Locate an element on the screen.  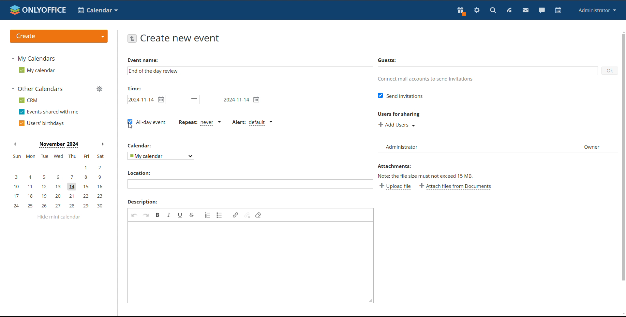
list of users is located at coordinates (455, 146).